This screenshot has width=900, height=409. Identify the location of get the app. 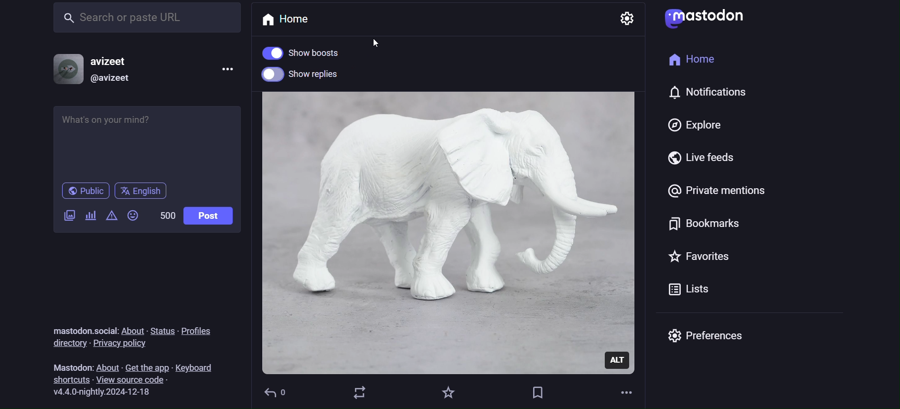
(148, 366).